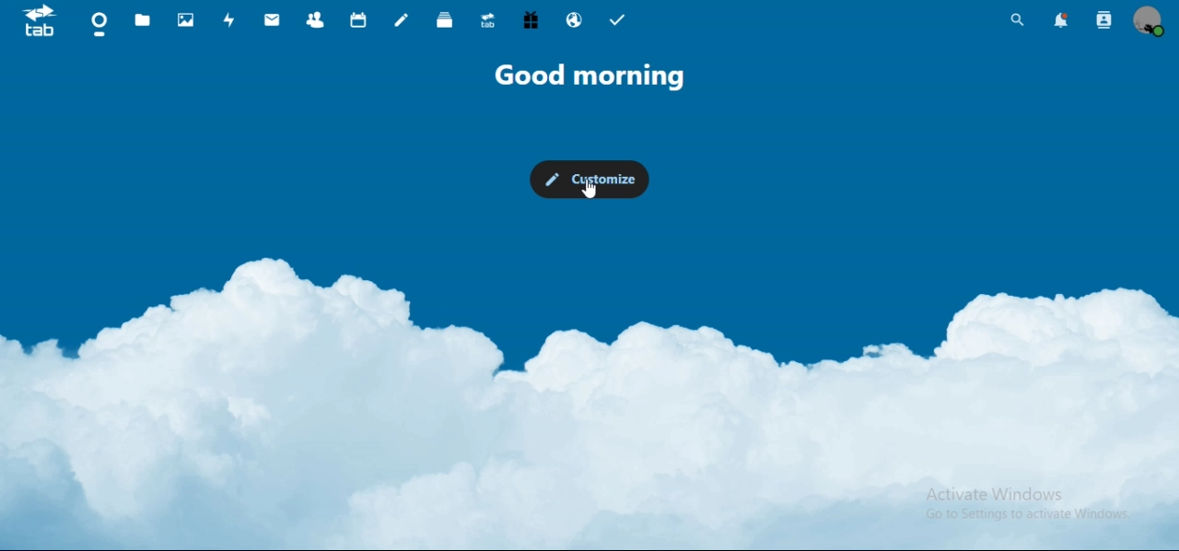 The height and width of the screenshot is (551, 1179). What do you see at coordinates (1058, 20) in the screenshot?
I see `notifications` at bounding box center [1058, 20].